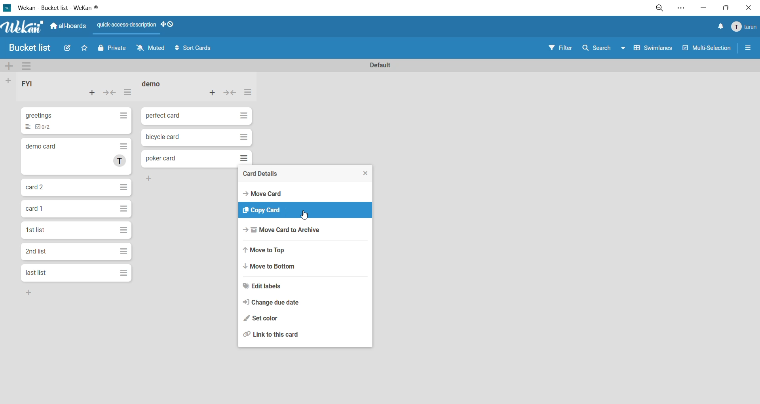 This screenshot has height=404, width=760. I want to click on maximize, so click(725, 8).